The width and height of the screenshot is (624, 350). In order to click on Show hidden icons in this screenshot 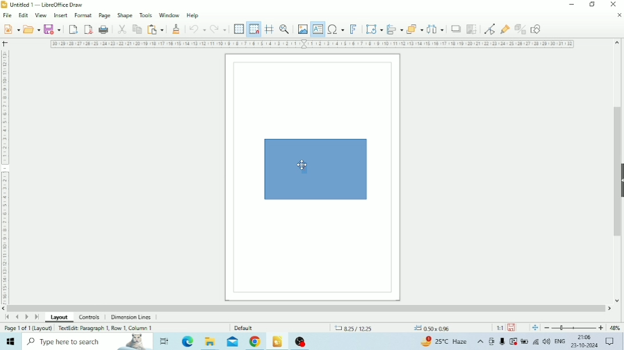, I will do `click(481, 341)`.